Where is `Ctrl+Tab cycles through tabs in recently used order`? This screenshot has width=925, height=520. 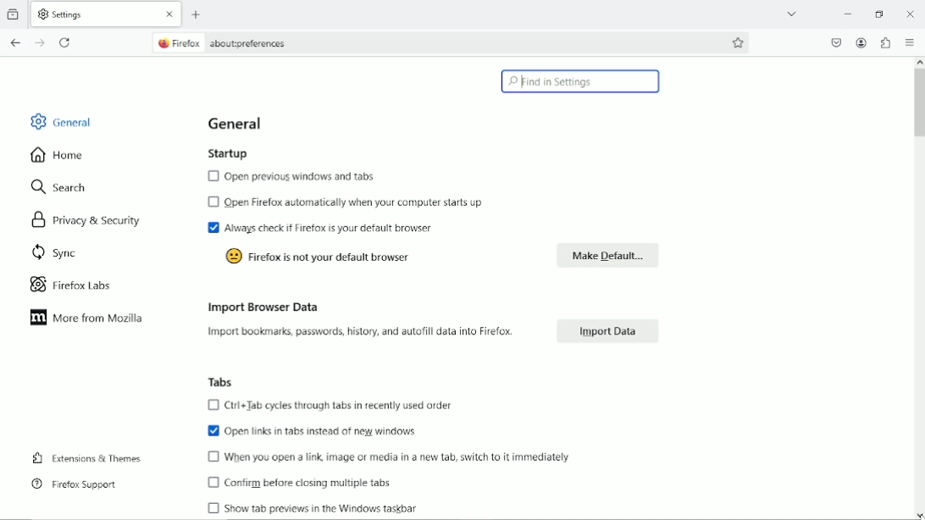
Ctrl+Tab cycles through tabs in recently used order is located at coordinates (334, 406).